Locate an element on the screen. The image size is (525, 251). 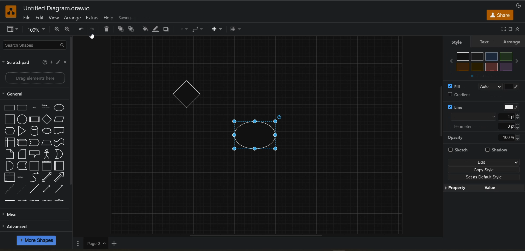
arrange is located at coordinates (512, 43).